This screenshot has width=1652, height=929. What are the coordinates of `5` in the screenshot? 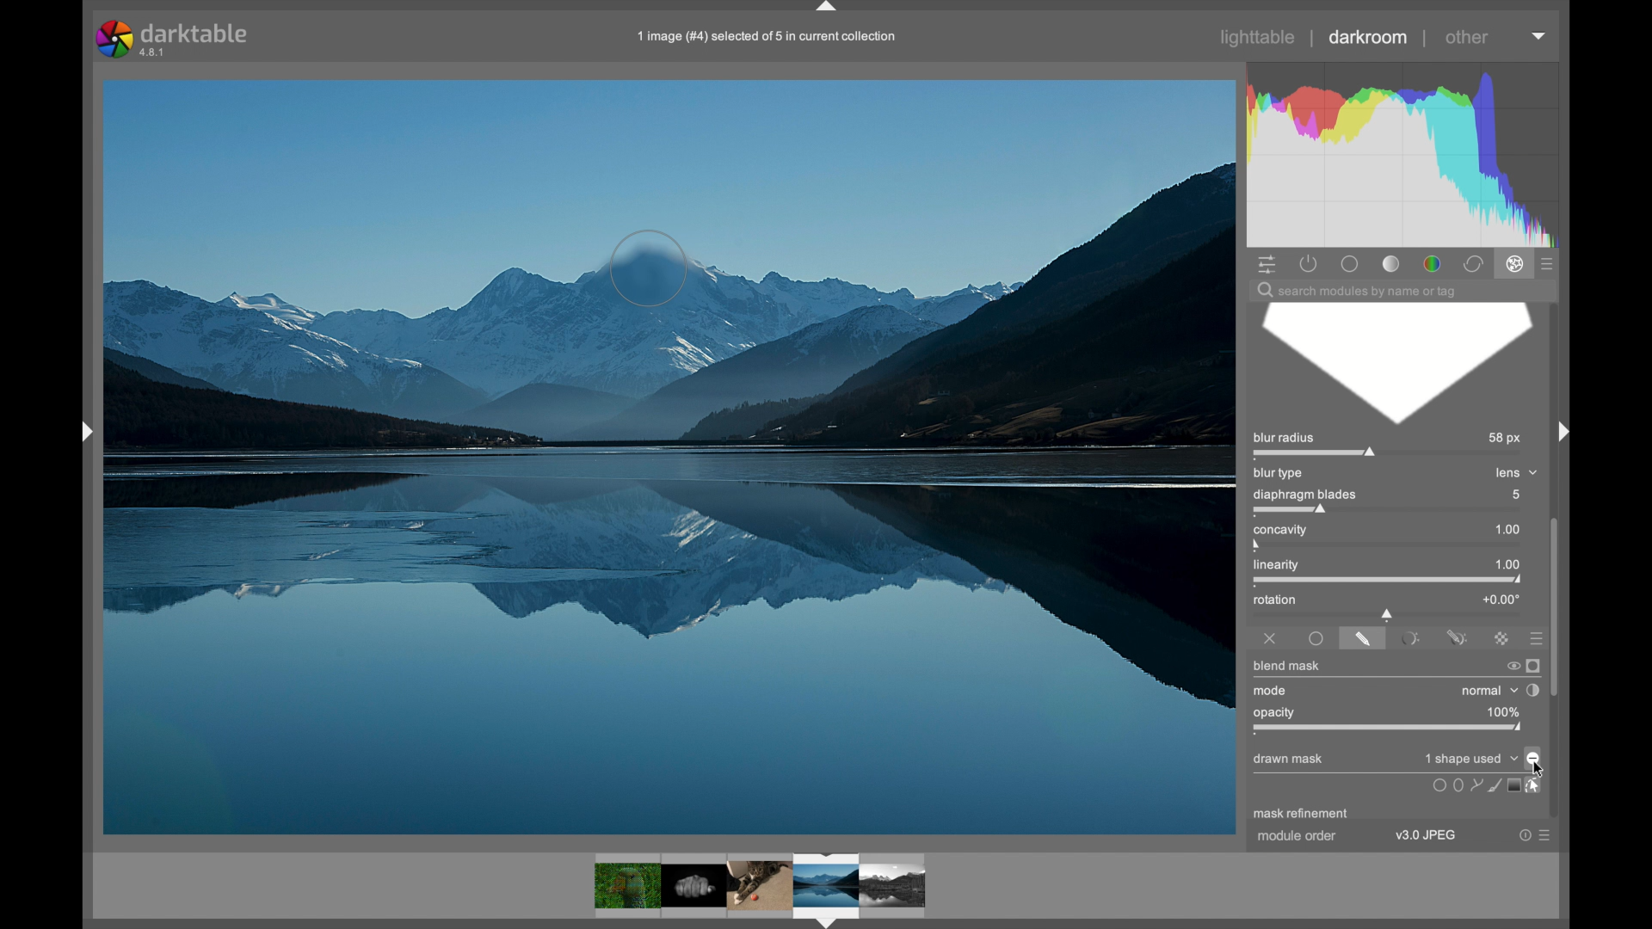 It's located at (1514, 495).